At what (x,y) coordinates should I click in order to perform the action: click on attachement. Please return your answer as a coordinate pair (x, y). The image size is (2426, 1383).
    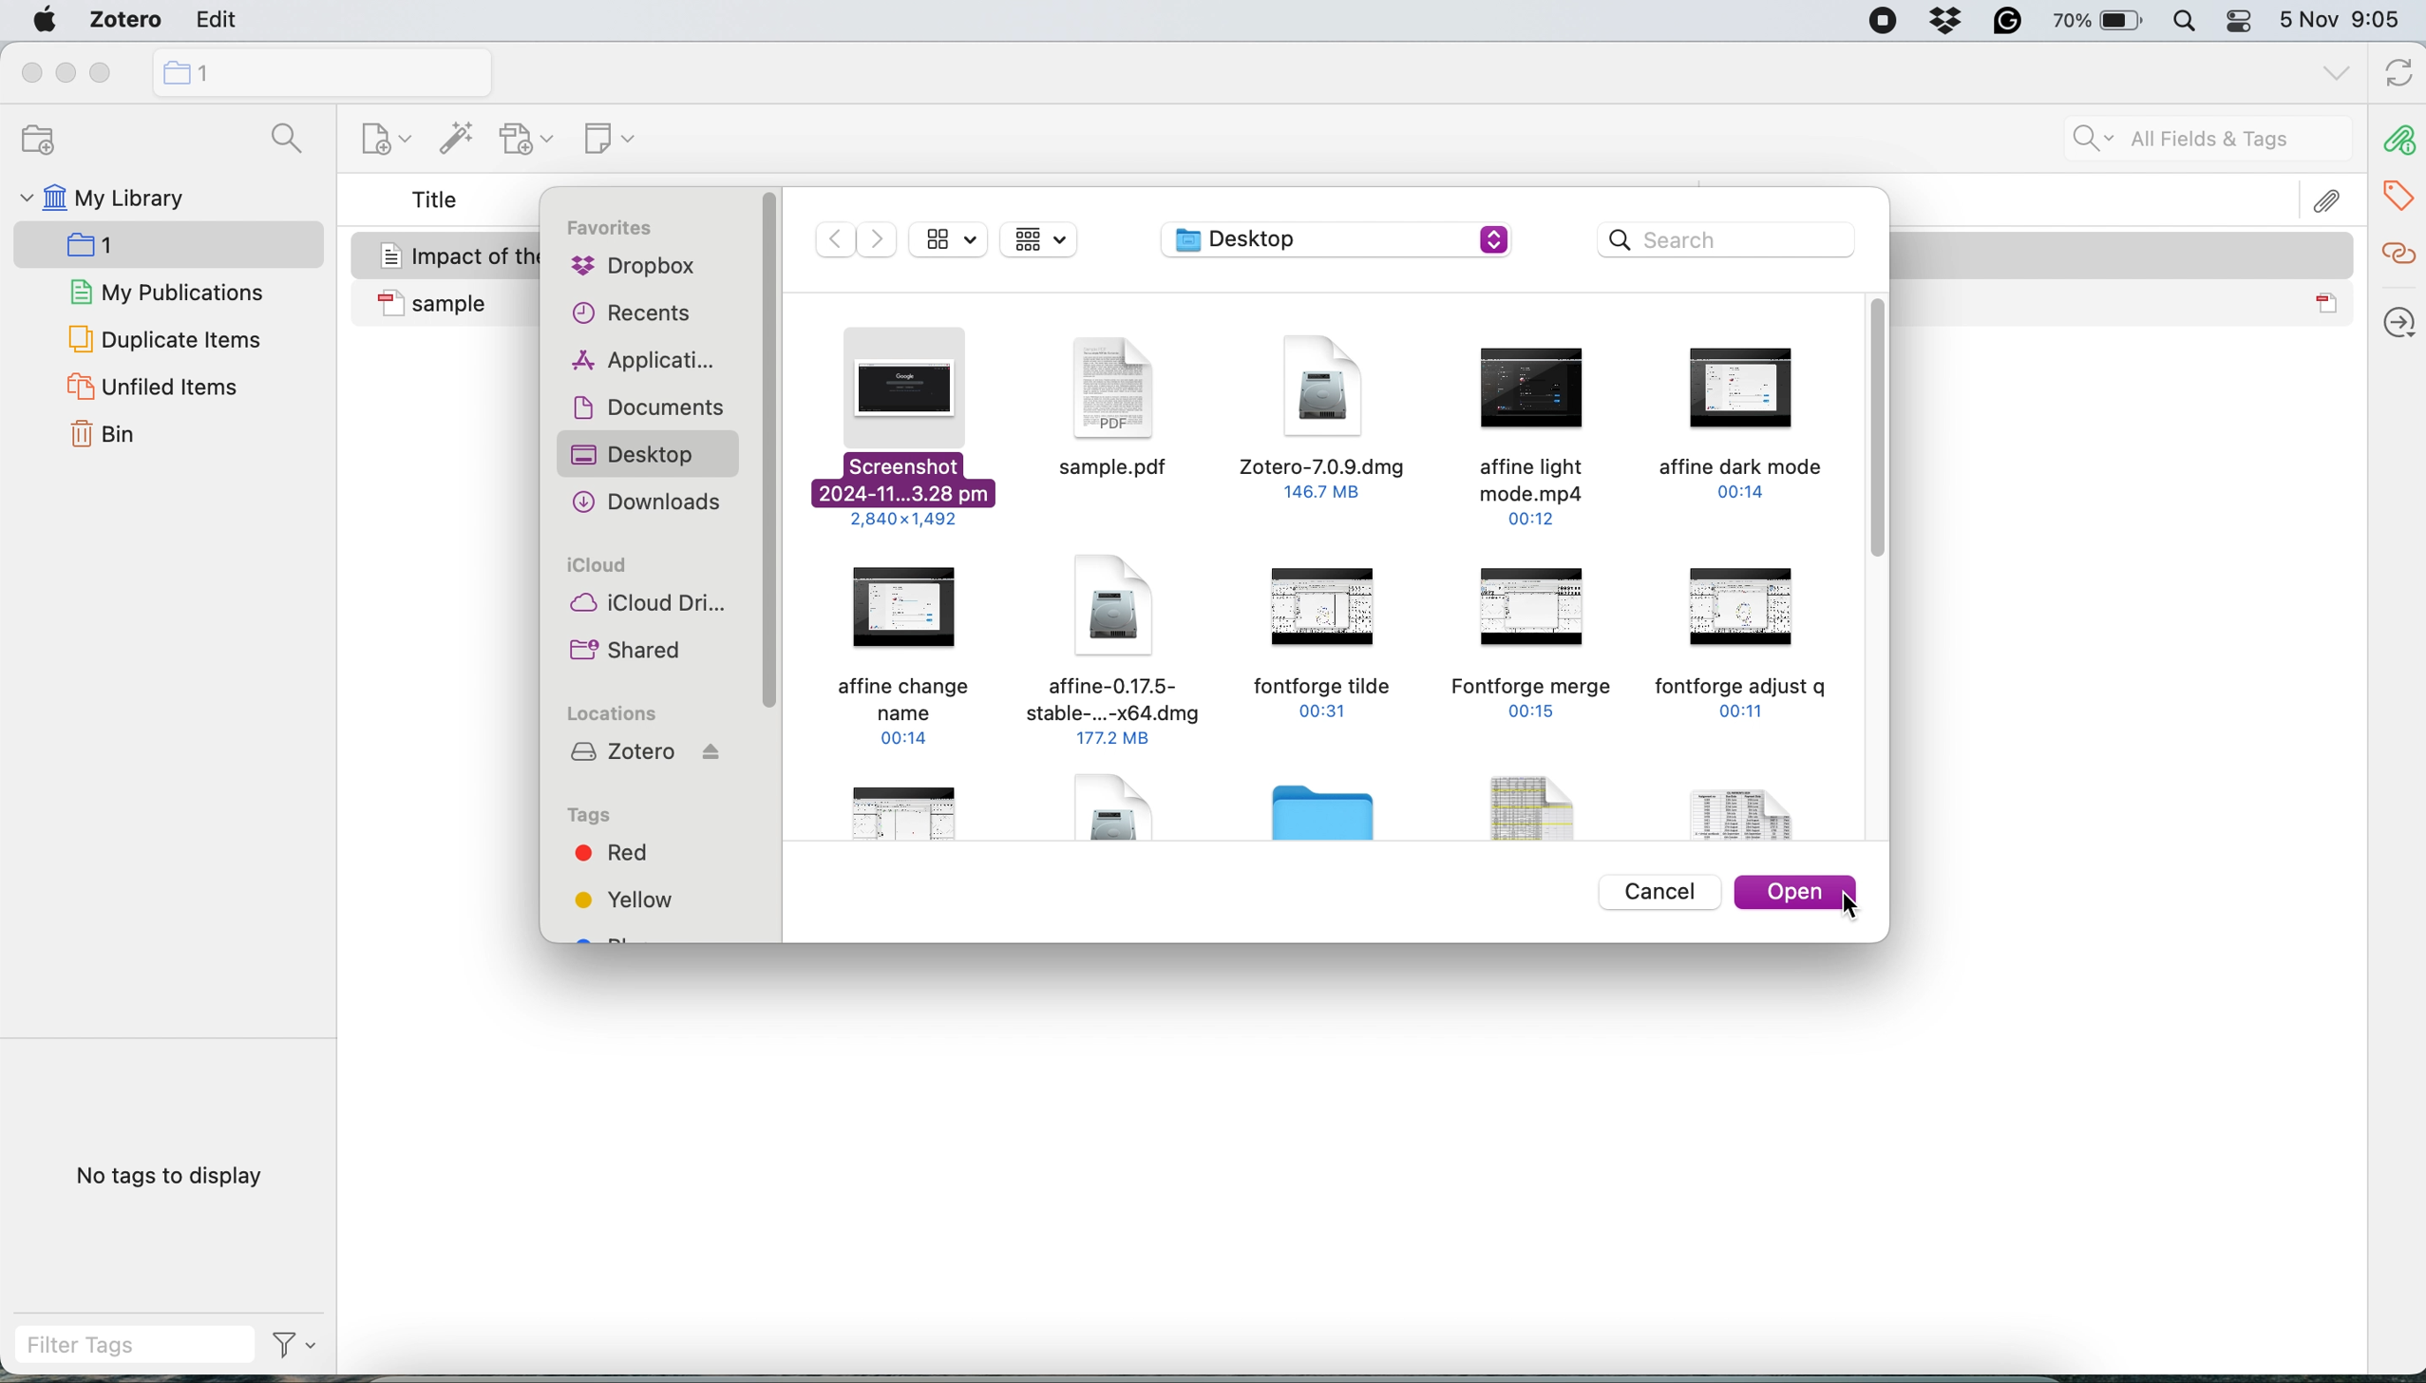
    Looking at the image, I should click on (2331, 199).